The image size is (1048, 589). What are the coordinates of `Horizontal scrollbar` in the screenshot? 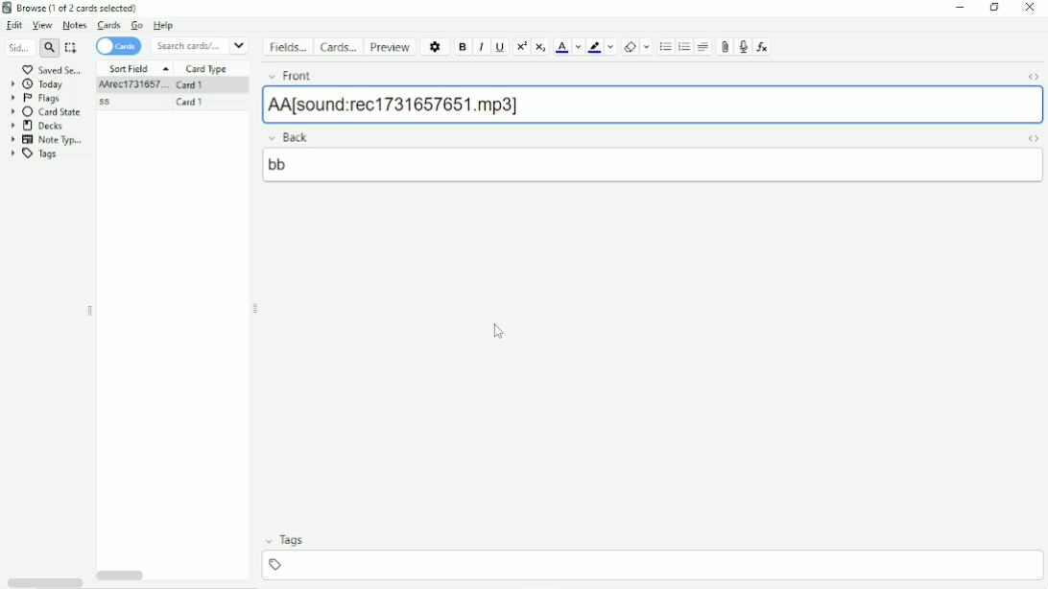 It's located at (121, 576).